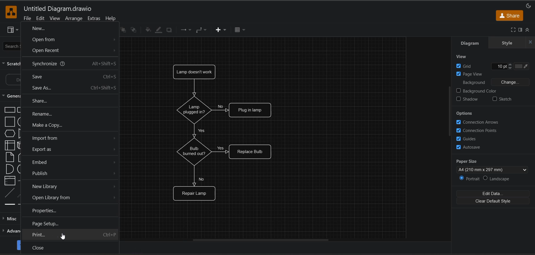 Image resolution: width=535 pixels, height=255 pixels. Describe the element at coordinates (13, 30) in the screenshot. I see `view` at that location.